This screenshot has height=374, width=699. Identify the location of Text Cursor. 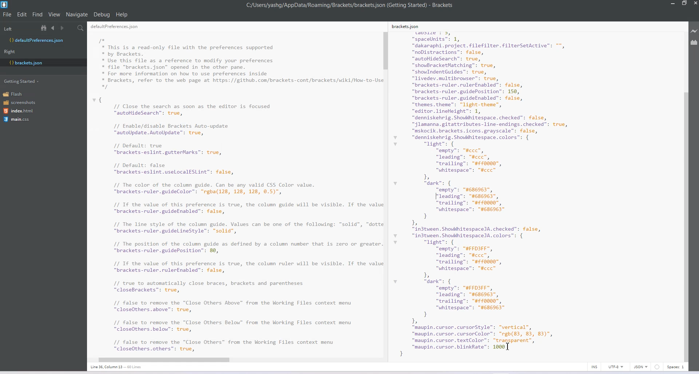
(508, 346).